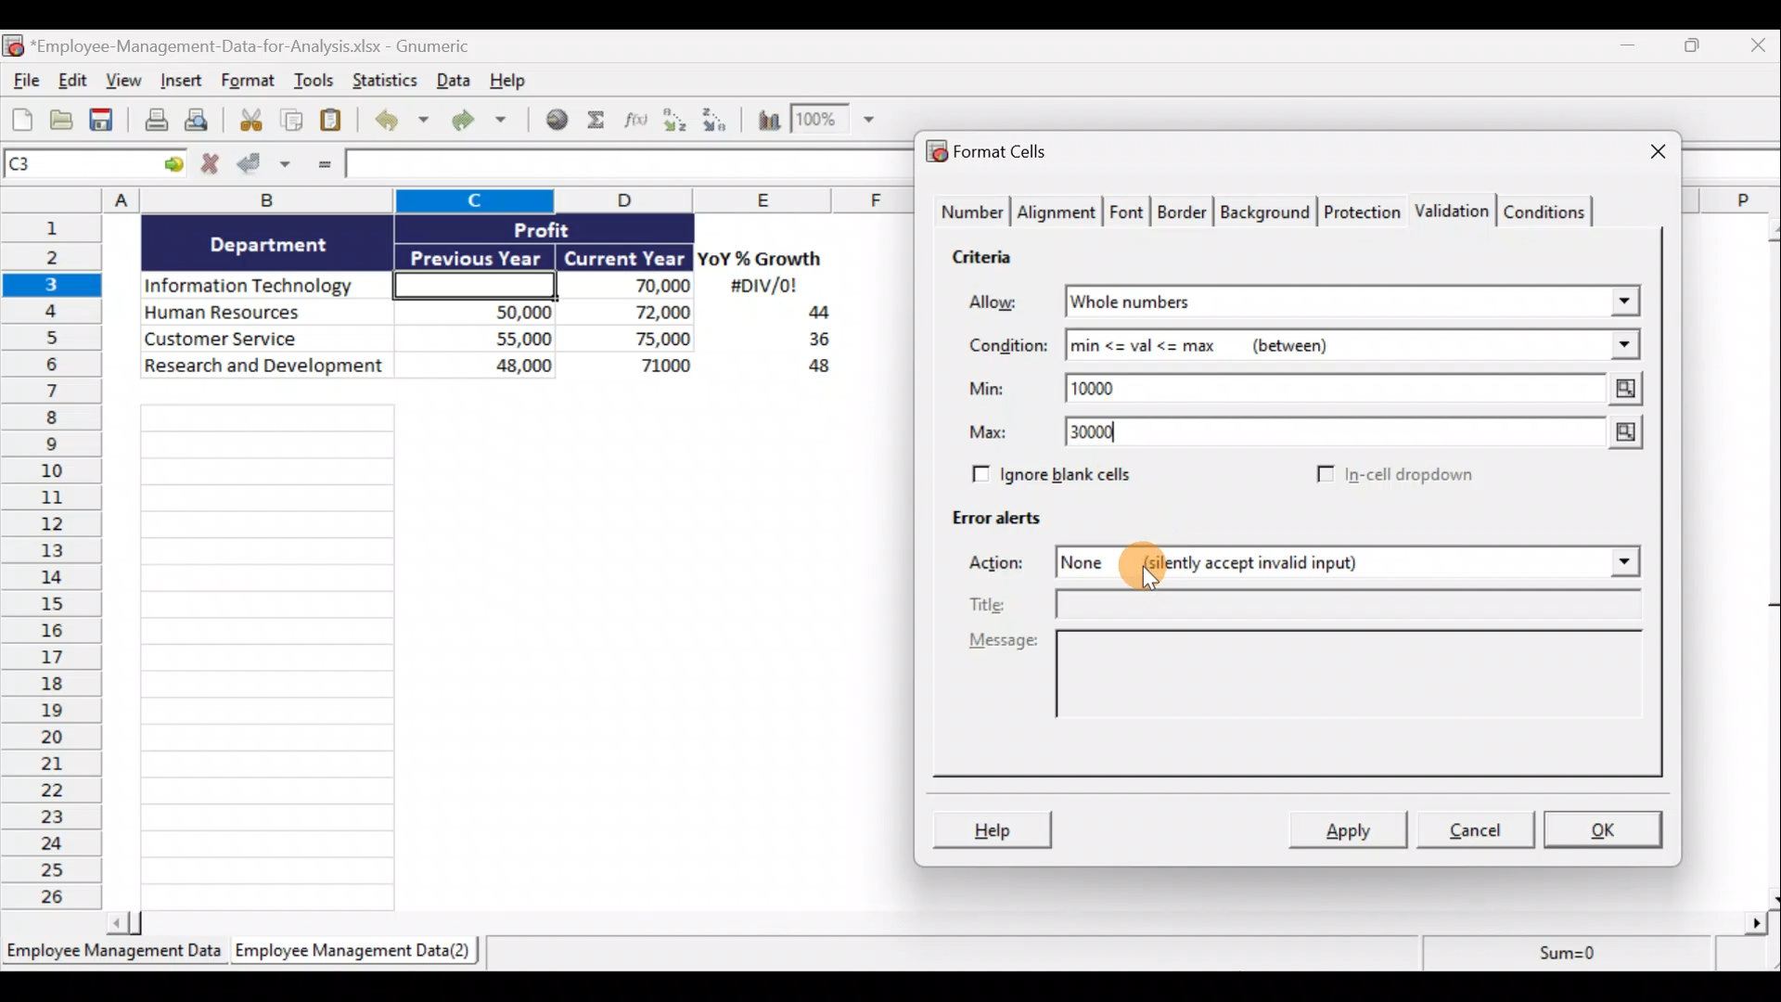 Image resolution: width=1781 pixels, height=1002 pixels. Describe the element at coordinates (185, 84) in the screenshot. I see `Insert` at that location.